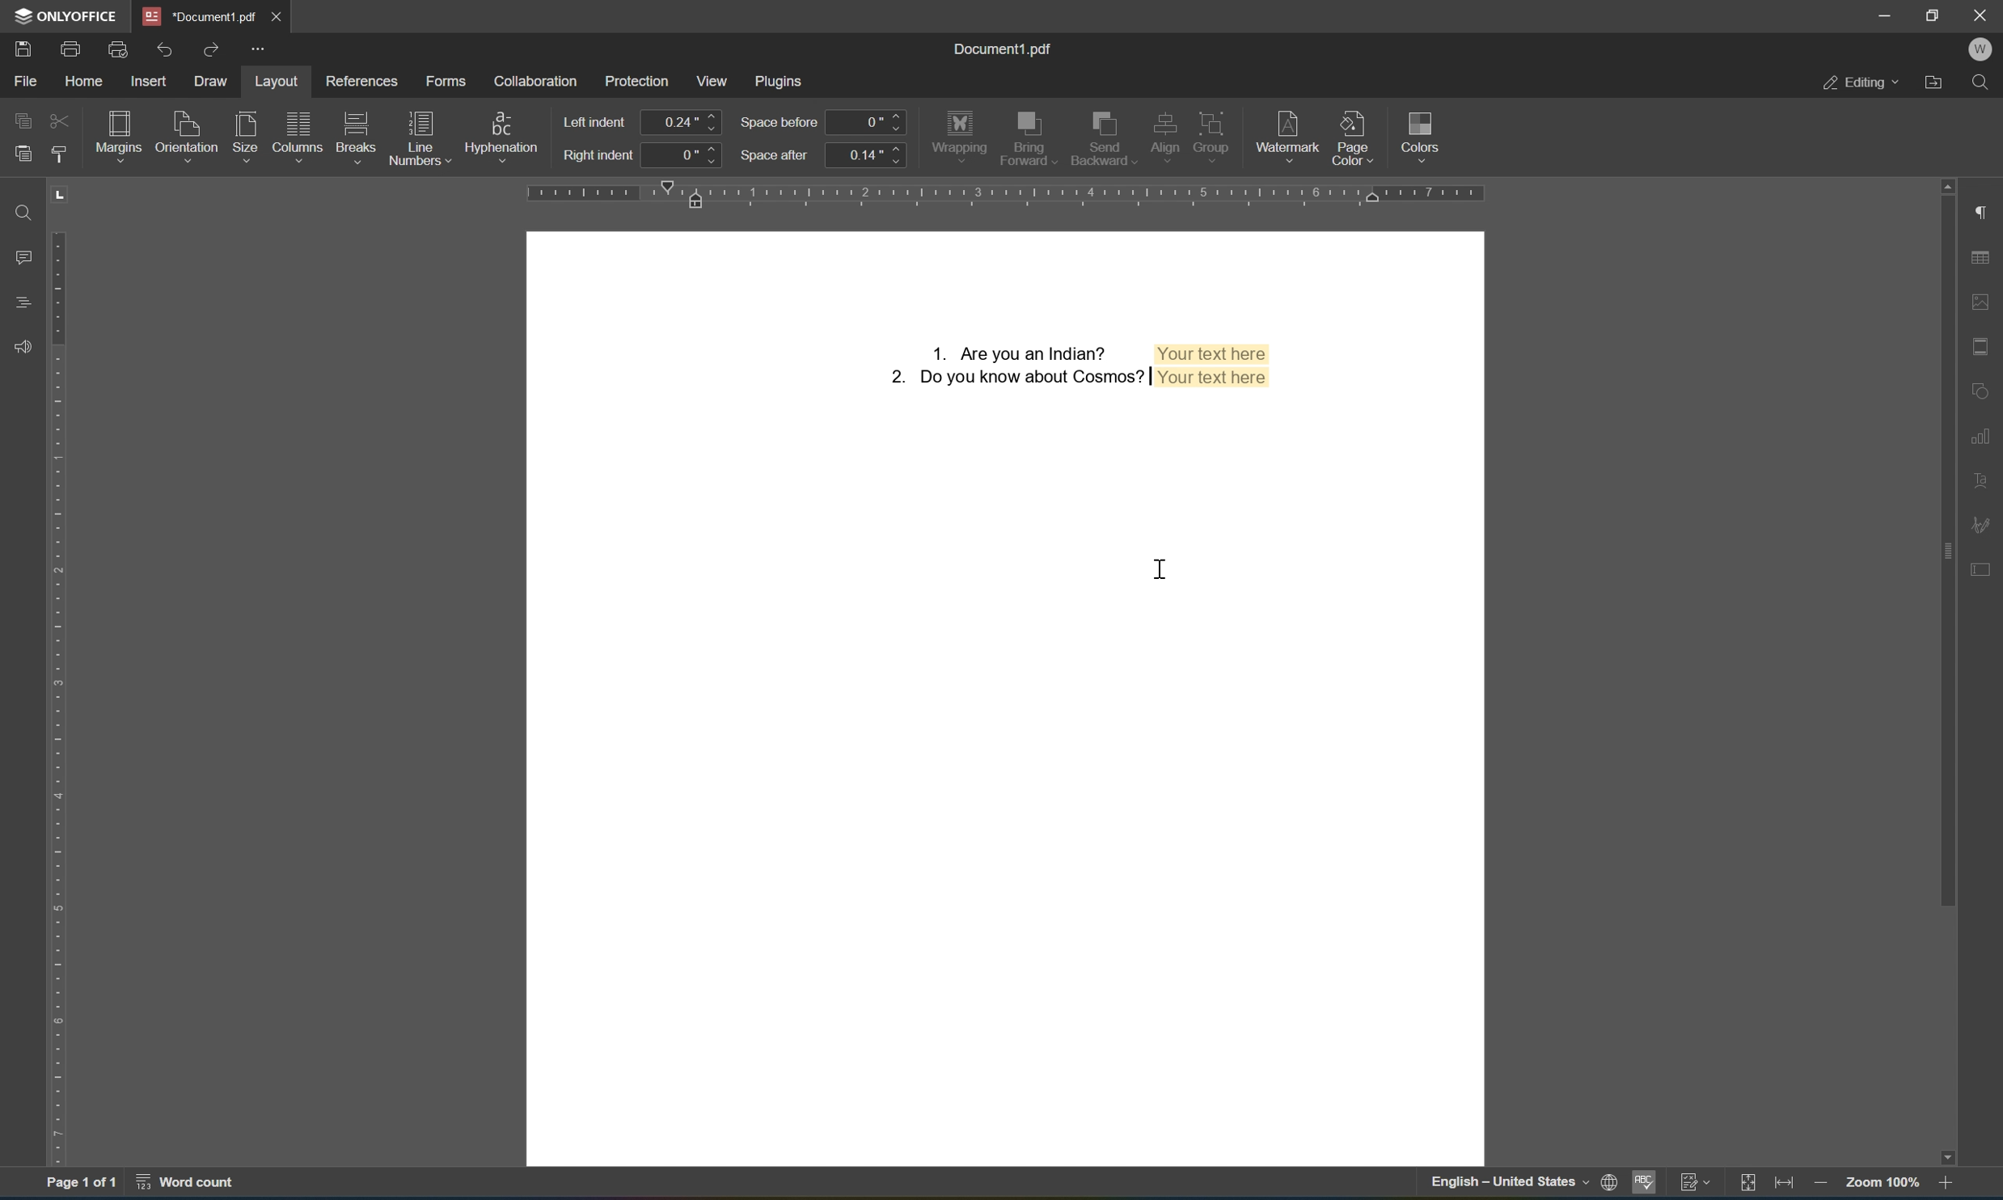 The height and width of the screenshot is (1200, 2003). What do you see at coordinates (1784, 1185) in the screenshot?
I see `fit to width` at bounding box center [1784, 1185].